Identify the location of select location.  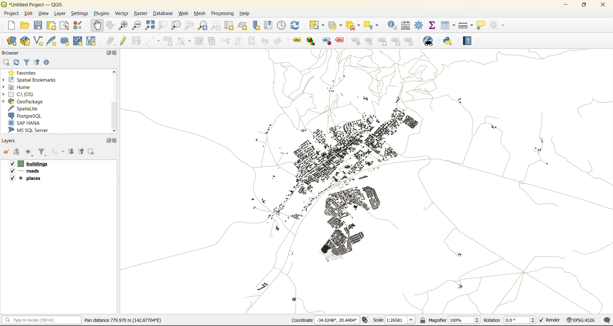
(375, 26).